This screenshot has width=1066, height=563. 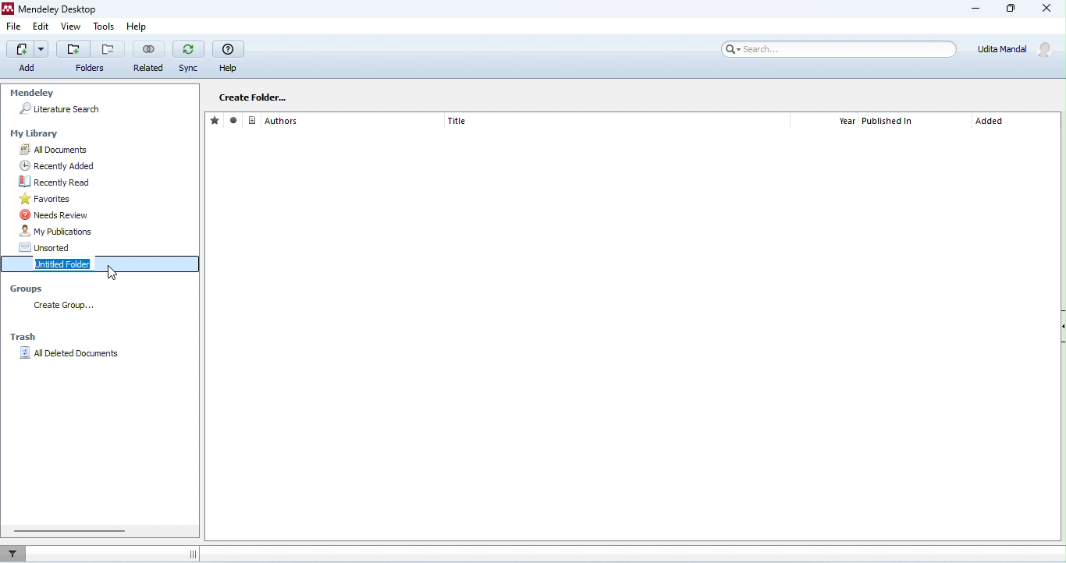 I want to click on search bar, so click(x=837, y=49).